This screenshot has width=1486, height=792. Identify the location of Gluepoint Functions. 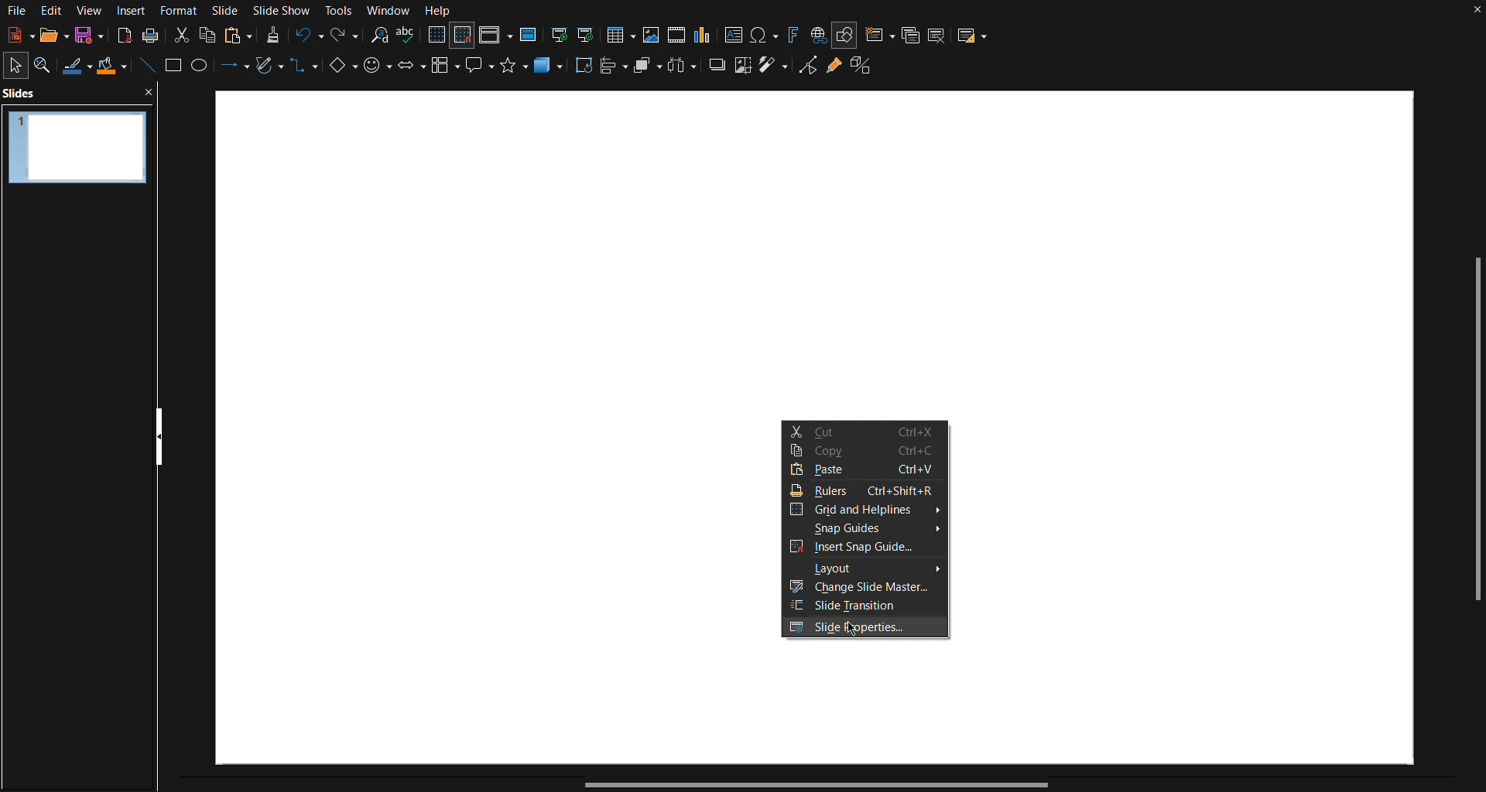
(834, 71).